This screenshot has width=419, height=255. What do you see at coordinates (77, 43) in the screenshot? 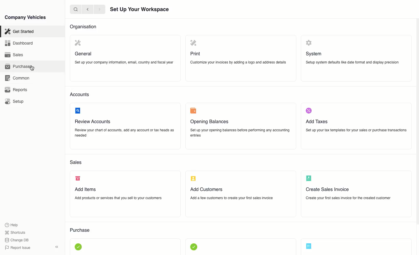
I see `icon` at bounding box center [77, 43].